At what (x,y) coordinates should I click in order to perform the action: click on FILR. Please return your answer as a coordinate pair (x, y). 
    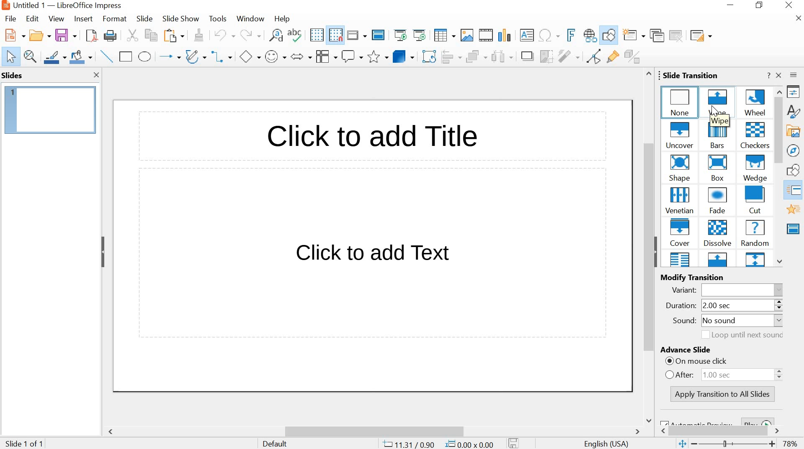
    Looking at the image, I should click on (12, 20).